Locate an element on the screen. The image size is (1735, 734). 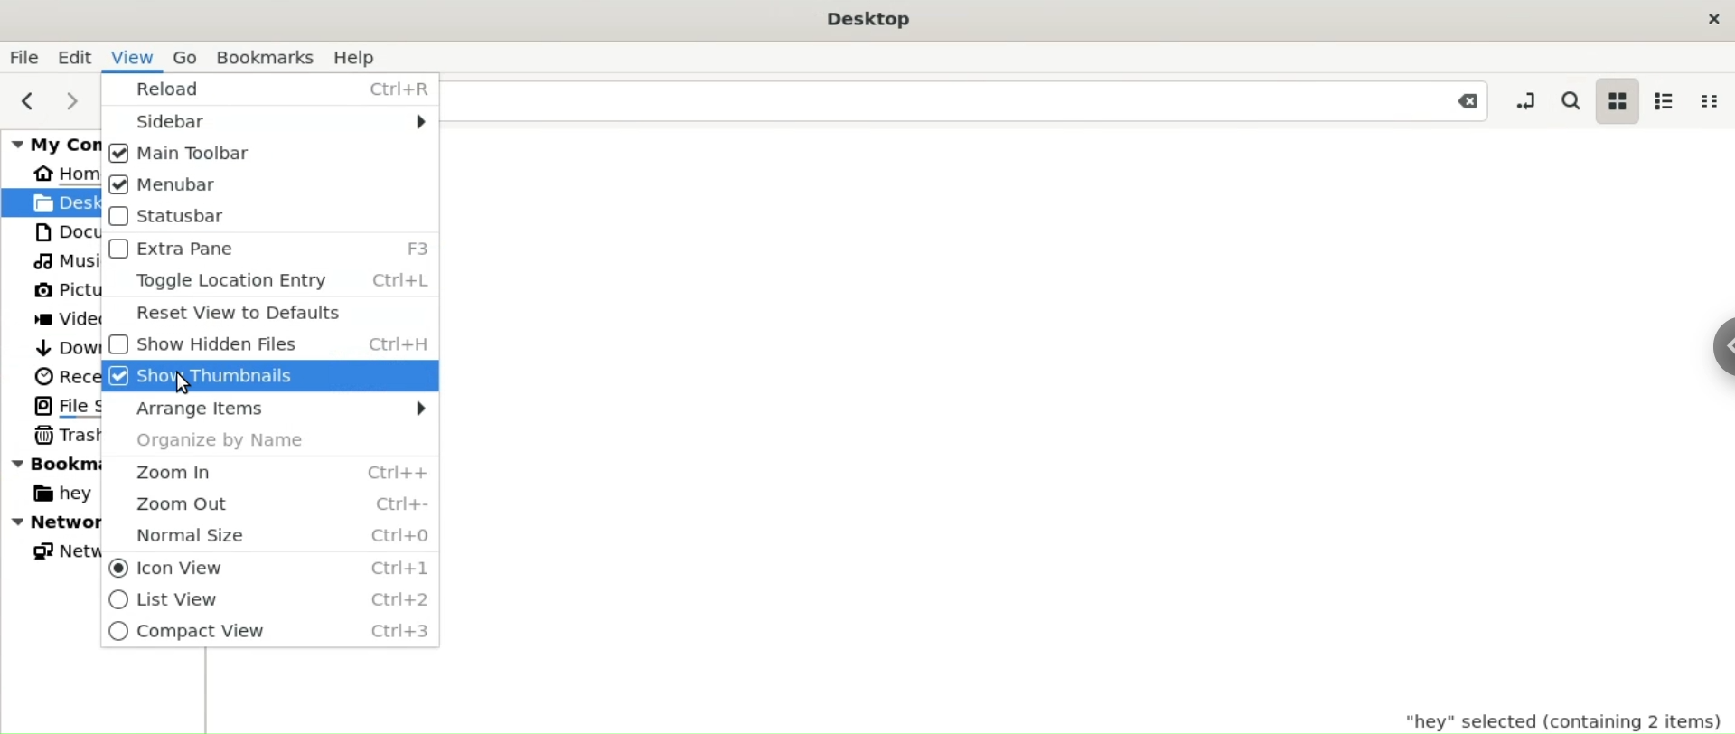
Cursor is located at coordinates (182, 391).